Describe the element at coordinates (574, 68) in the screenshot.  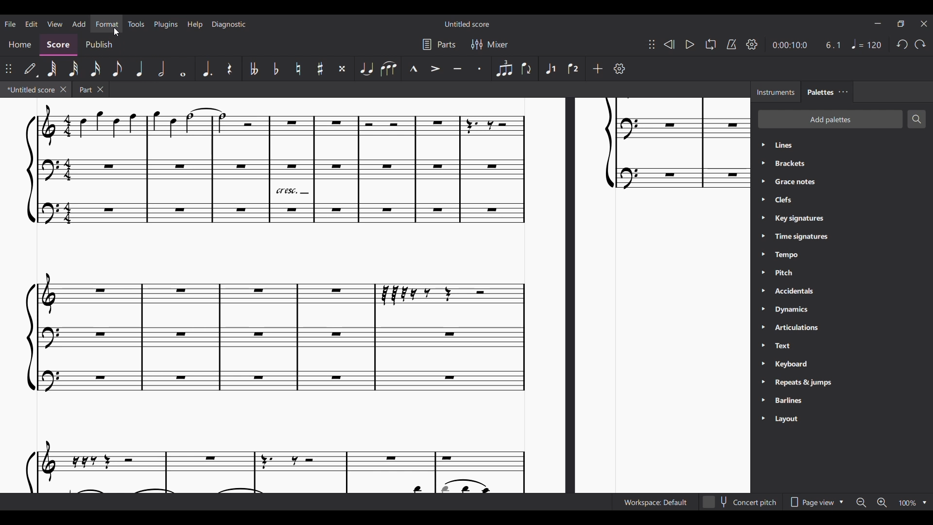
I see `Voice 2` at that location.